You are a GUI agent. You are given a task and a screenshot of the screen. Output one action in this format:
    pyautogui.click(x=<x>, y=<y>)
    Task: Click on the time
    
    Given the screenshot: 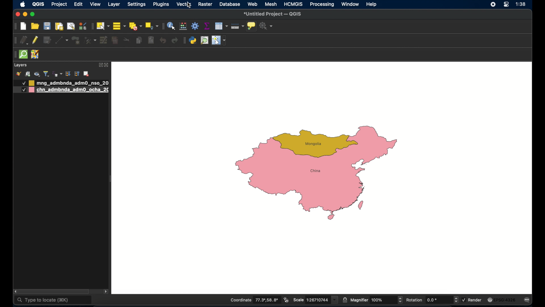 What is the action you would take?
    pyautogui.click(x=522, y=5)
    